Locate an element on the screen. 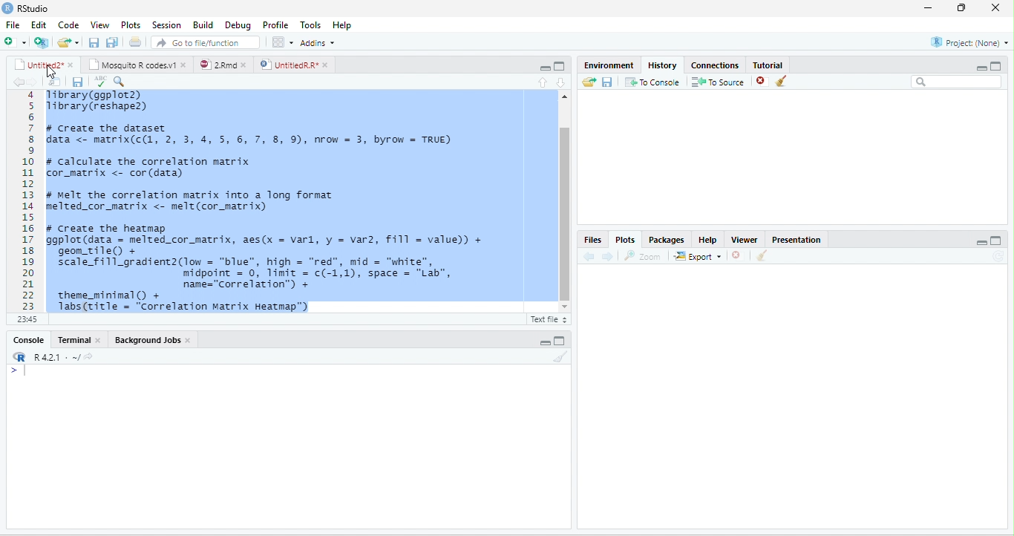  profile is located at coordinates (275, 24).